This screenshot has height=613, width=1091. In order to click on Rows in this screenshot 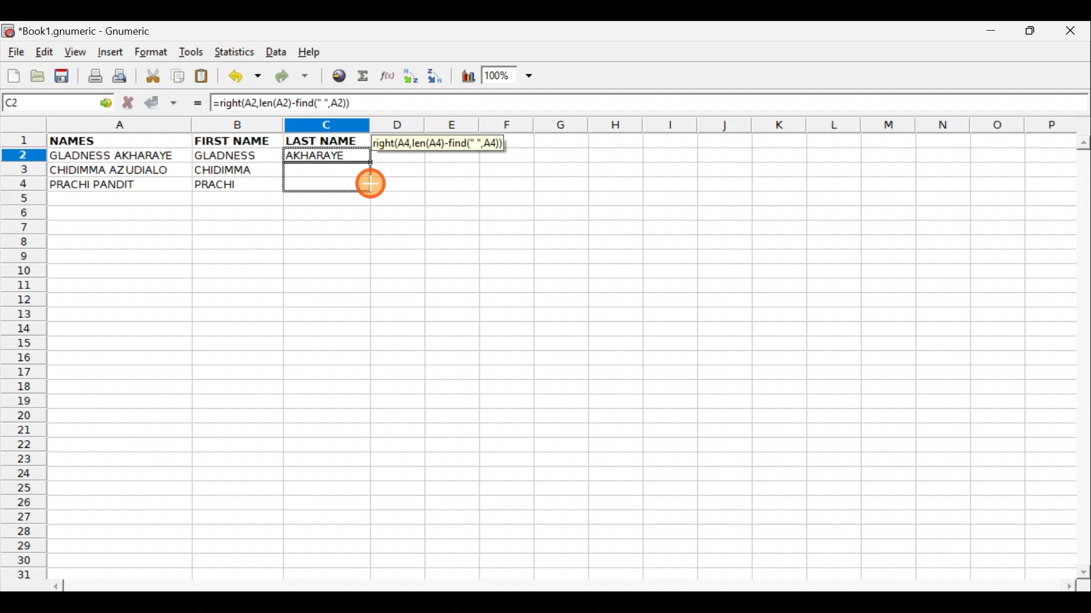, I will do `click(24, 361)`.